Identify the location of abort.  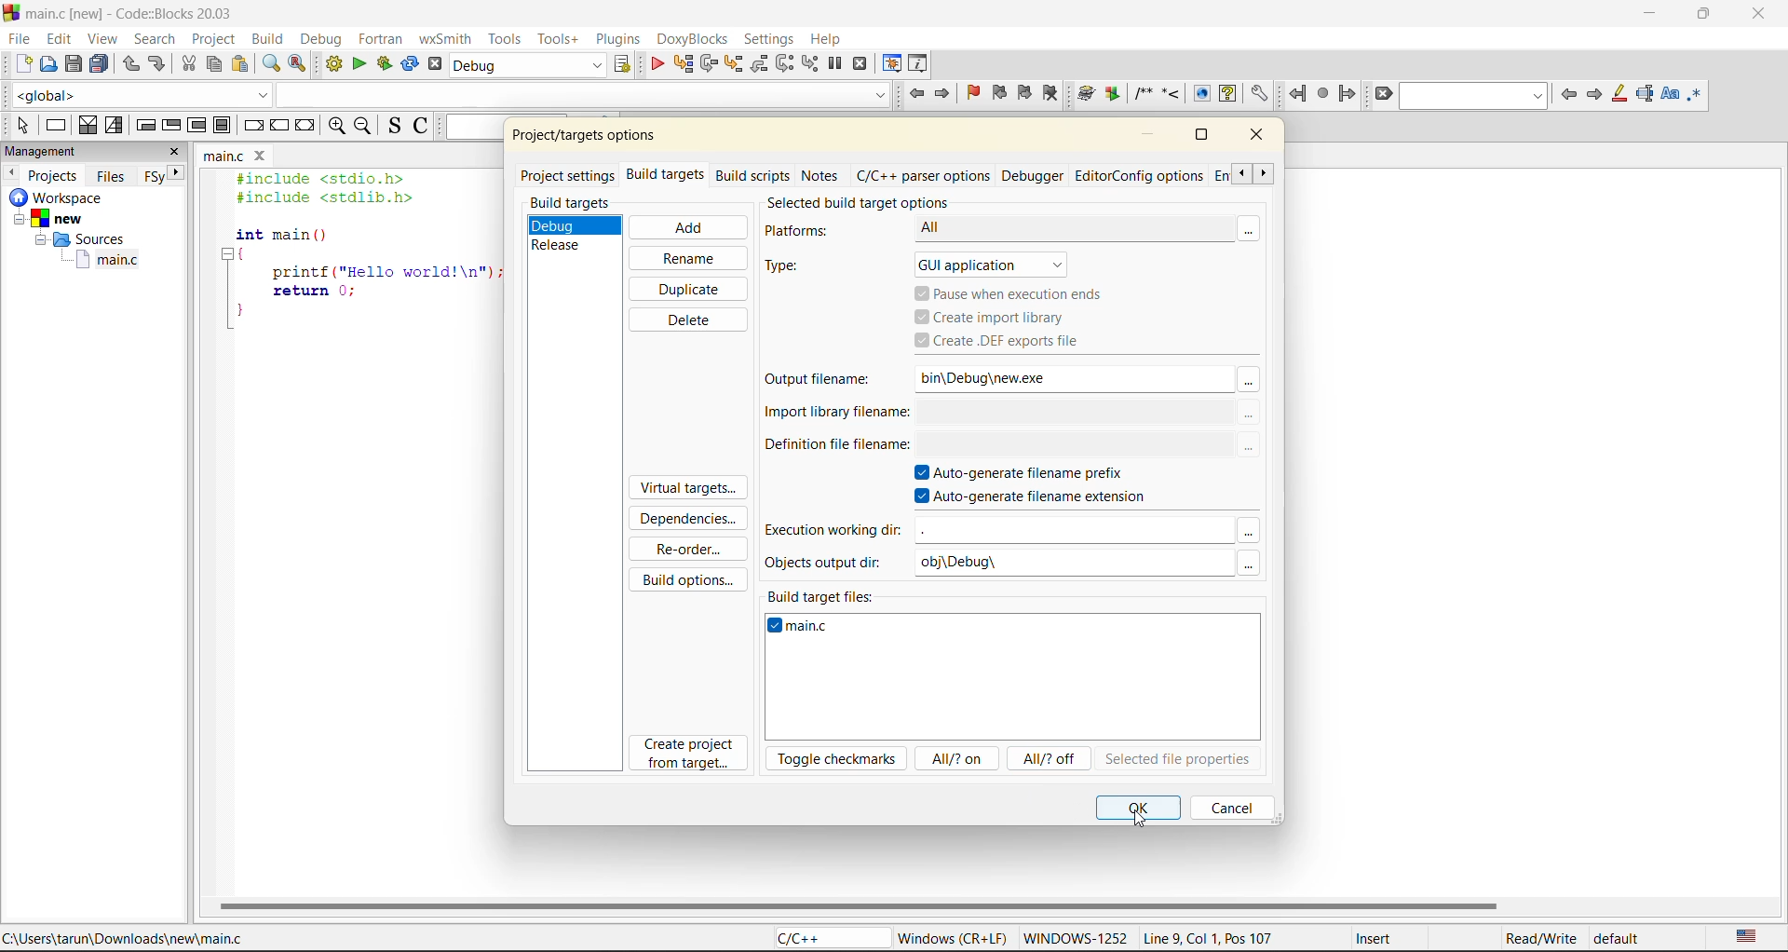
(439, 64).